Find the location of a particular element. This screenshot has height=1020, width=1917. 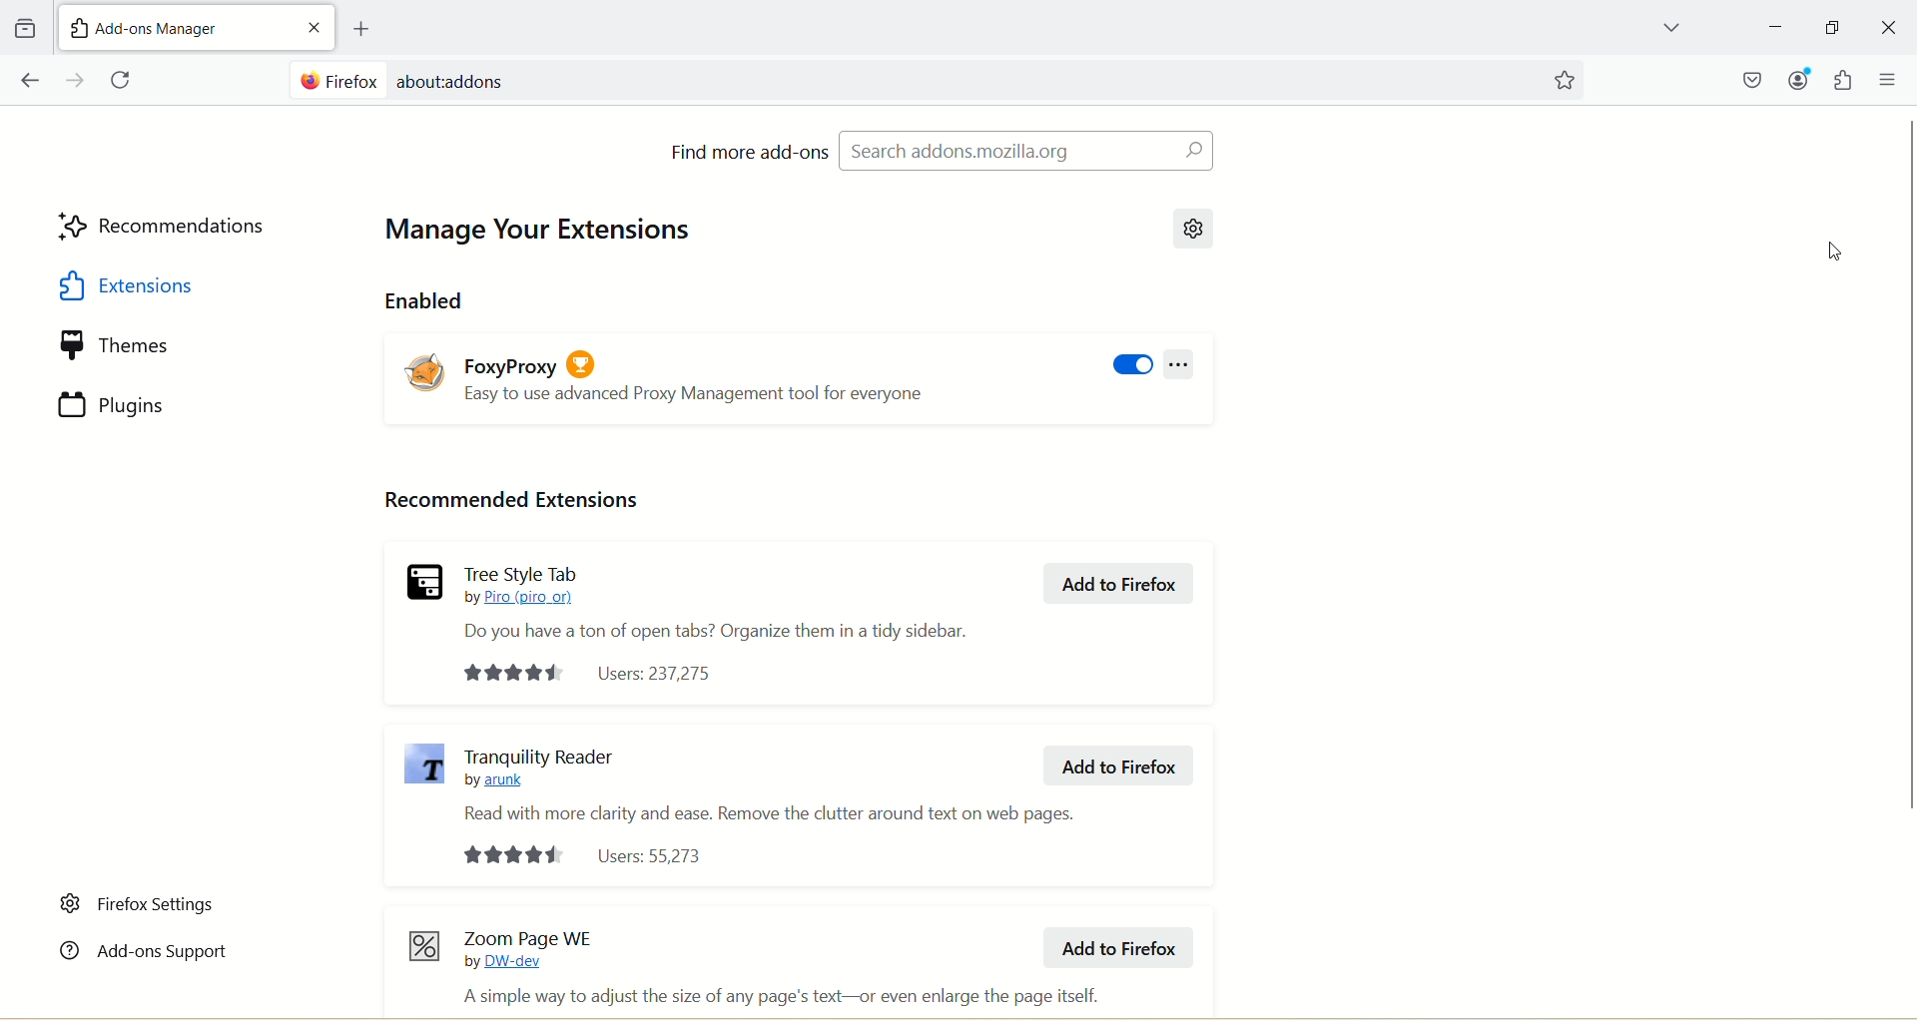

Settings is located at coordinates (1196, 228).